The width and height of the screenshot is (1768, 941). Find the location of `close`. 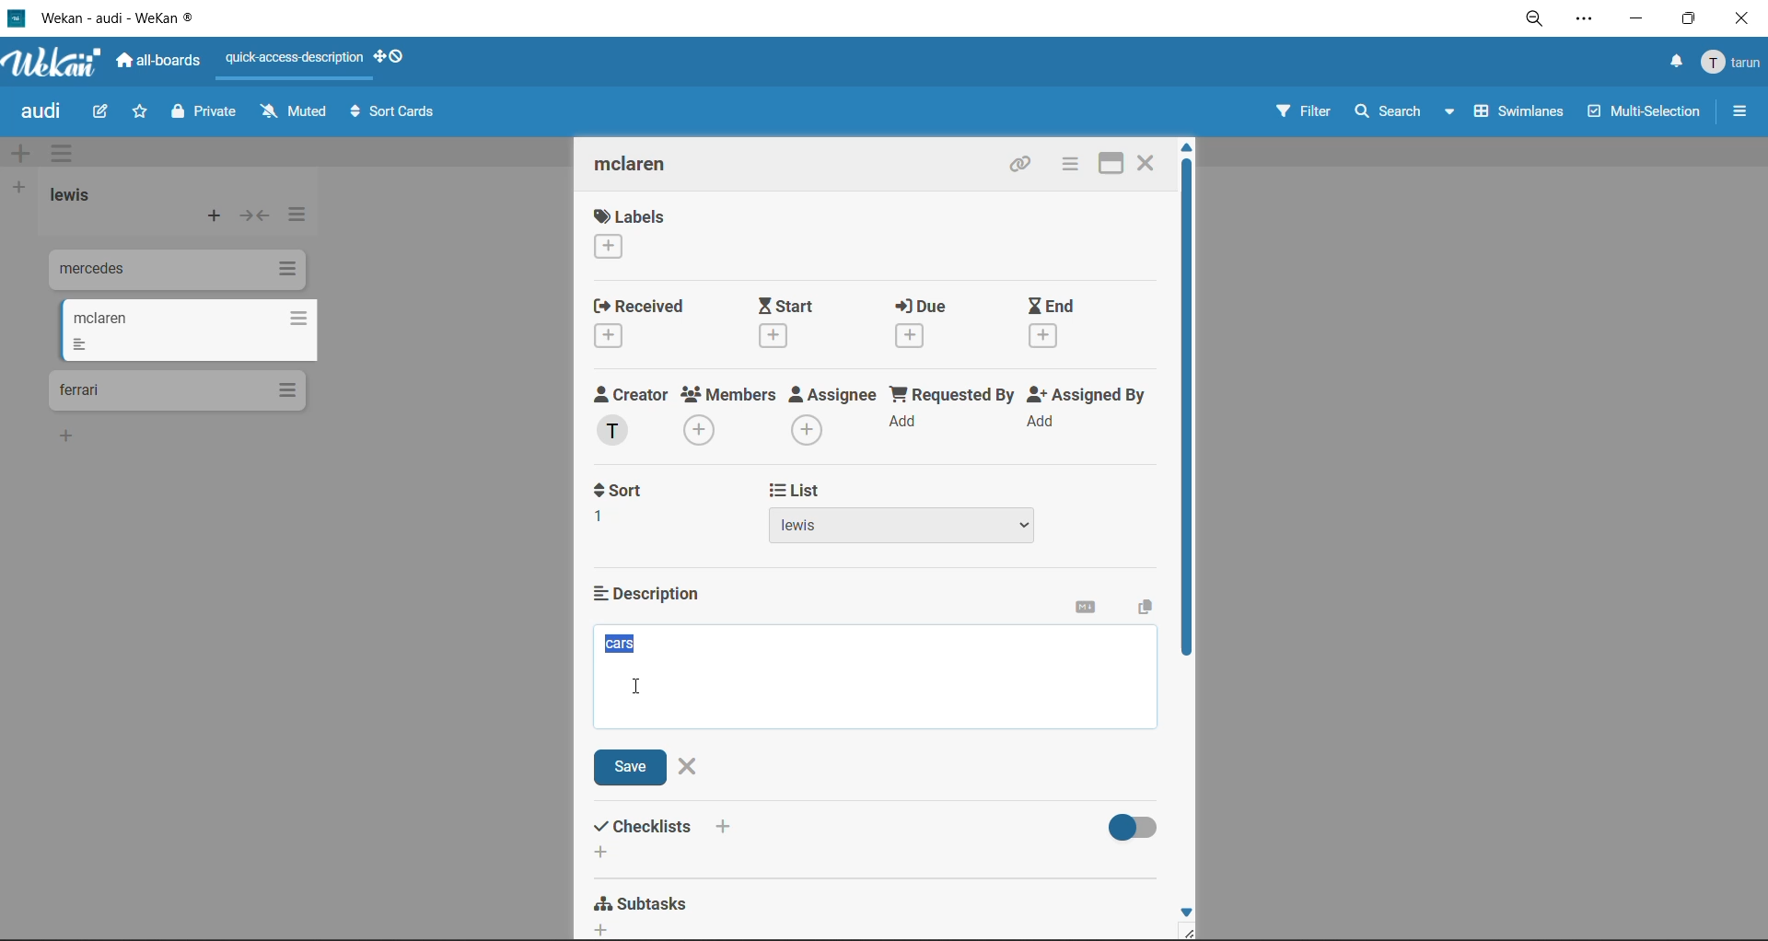

close is located at coordinates (1147, 161).